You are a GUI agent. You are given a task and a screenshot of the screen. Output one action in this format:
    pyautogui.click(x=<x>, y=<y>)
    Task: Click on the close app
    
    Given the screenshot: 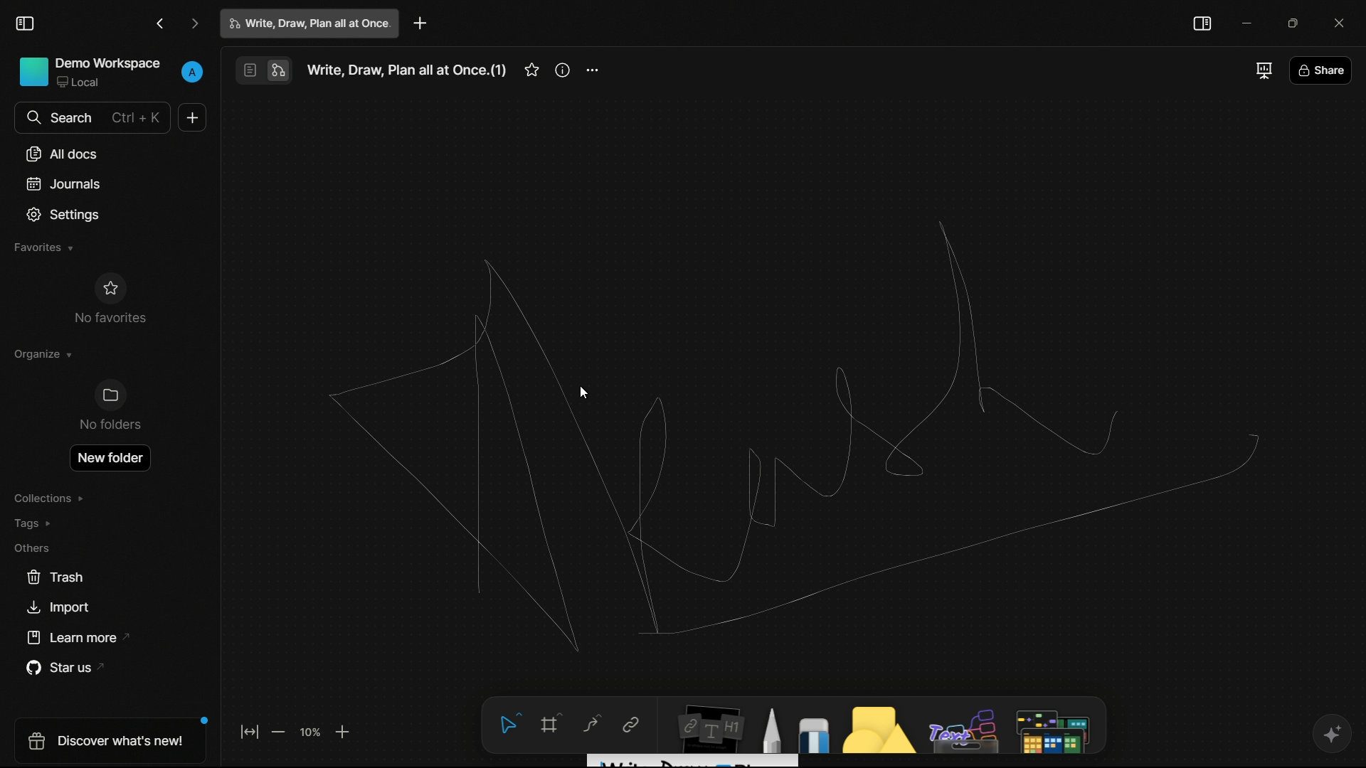 What is the action you would take?
    pyautogui.click(x=1340, y=25)
    